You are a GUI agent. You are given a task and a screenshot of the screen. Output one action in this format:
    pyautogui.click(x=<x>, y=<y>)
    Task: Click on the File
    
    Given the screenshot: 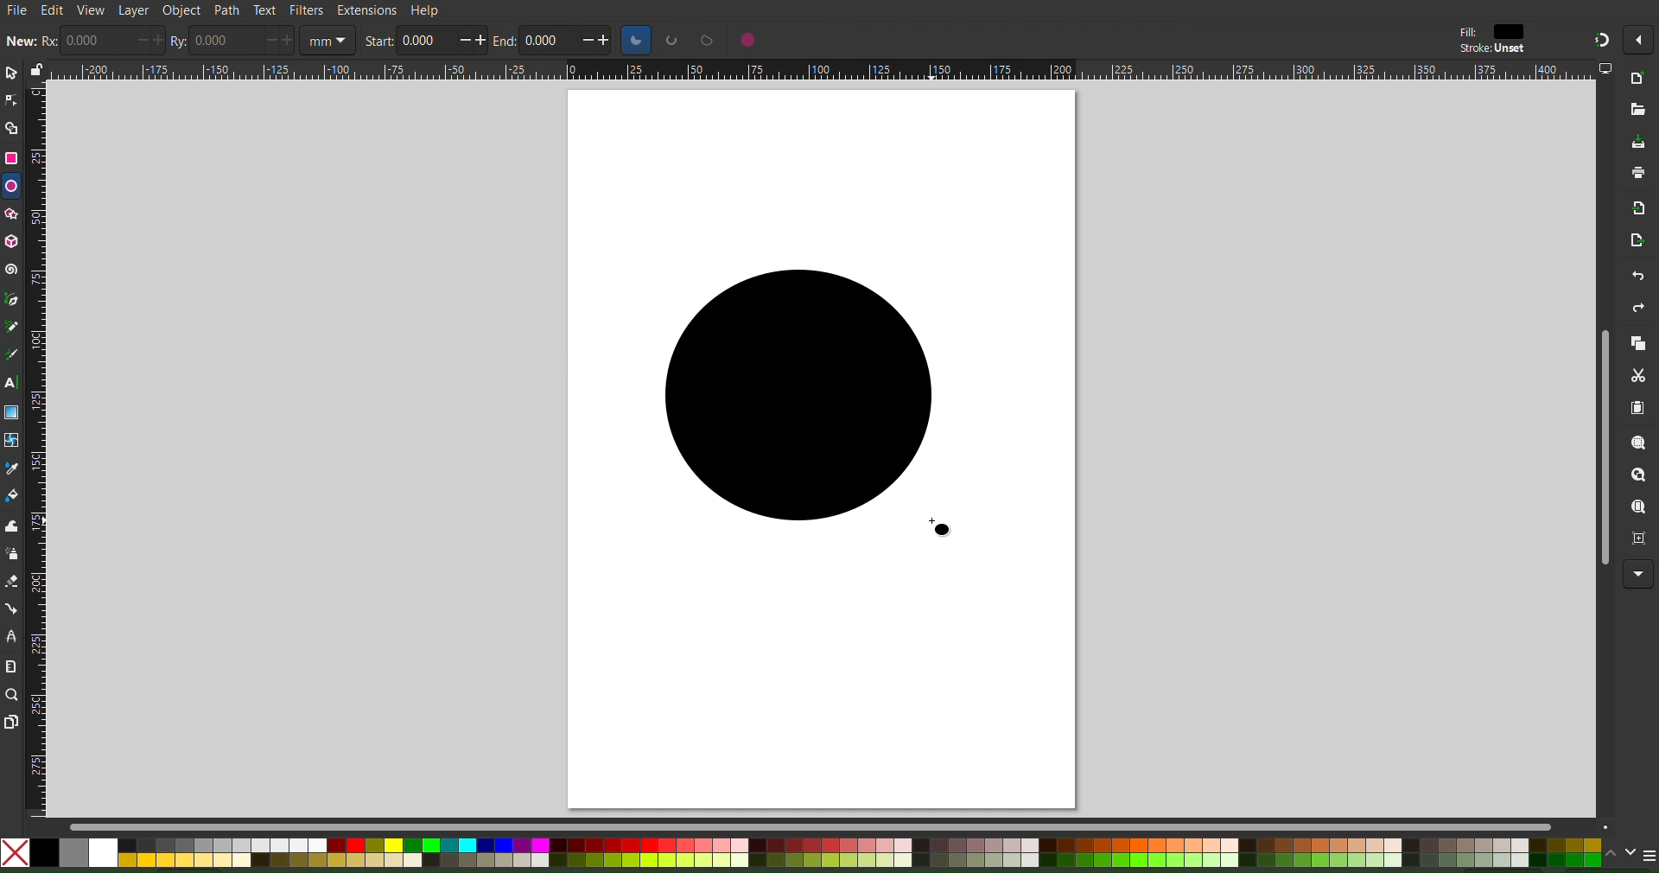 What is the action you would take?
    pyautogui.click(x=16, y=11)
    